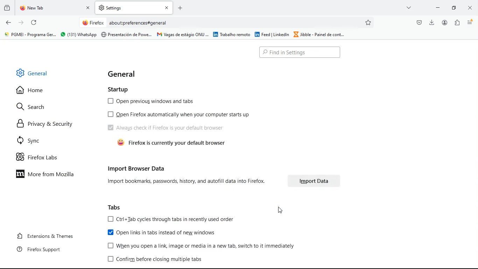 This screenshot has width=478, height=269. What do you see at coordinates (38, 92) in the screenshot?
I see `home` at bounding box center [38, 92].